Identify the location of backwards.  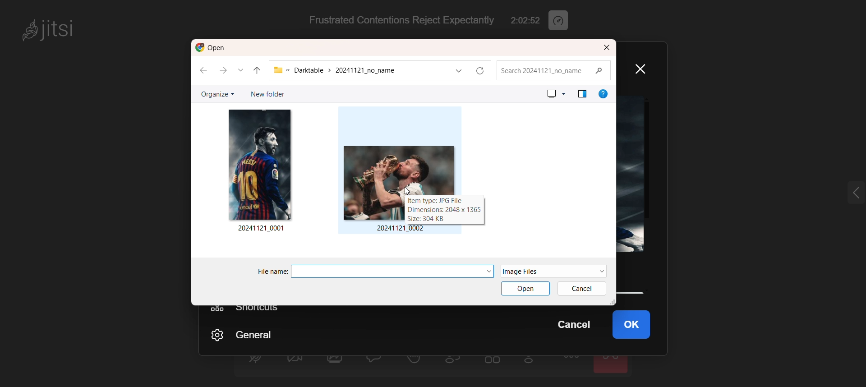
(204, 72).